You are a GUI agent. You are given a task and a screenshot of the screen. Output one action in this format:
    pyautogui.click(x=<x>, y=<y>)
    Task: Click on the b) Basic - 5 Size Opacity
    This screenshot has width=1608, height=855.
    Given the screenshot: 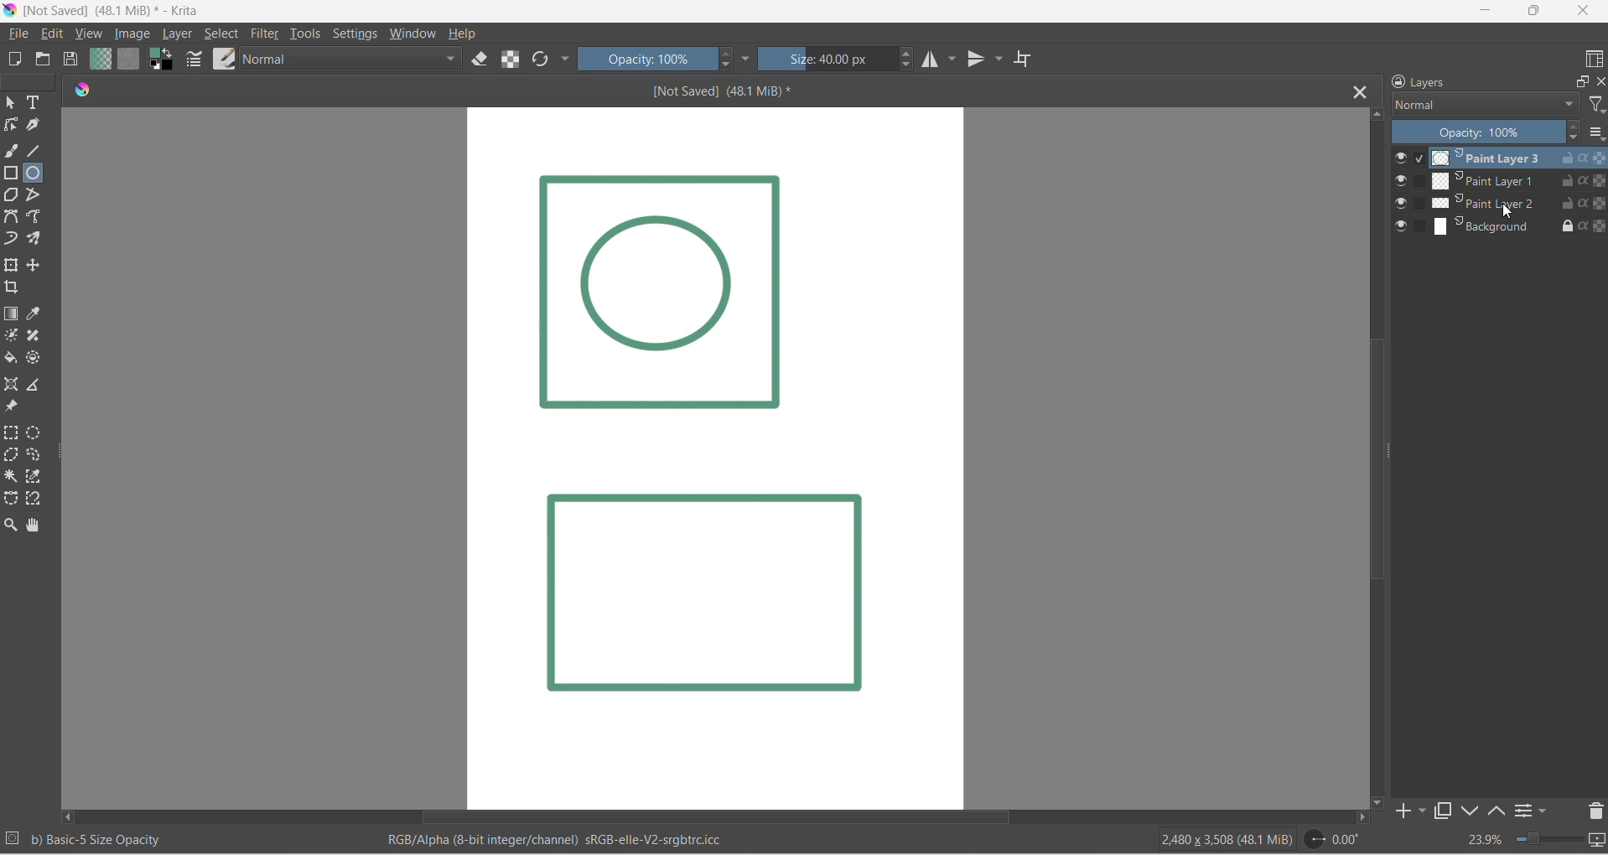 What is the action you would take?
    pyautogui.click(x=105, y=841)
    